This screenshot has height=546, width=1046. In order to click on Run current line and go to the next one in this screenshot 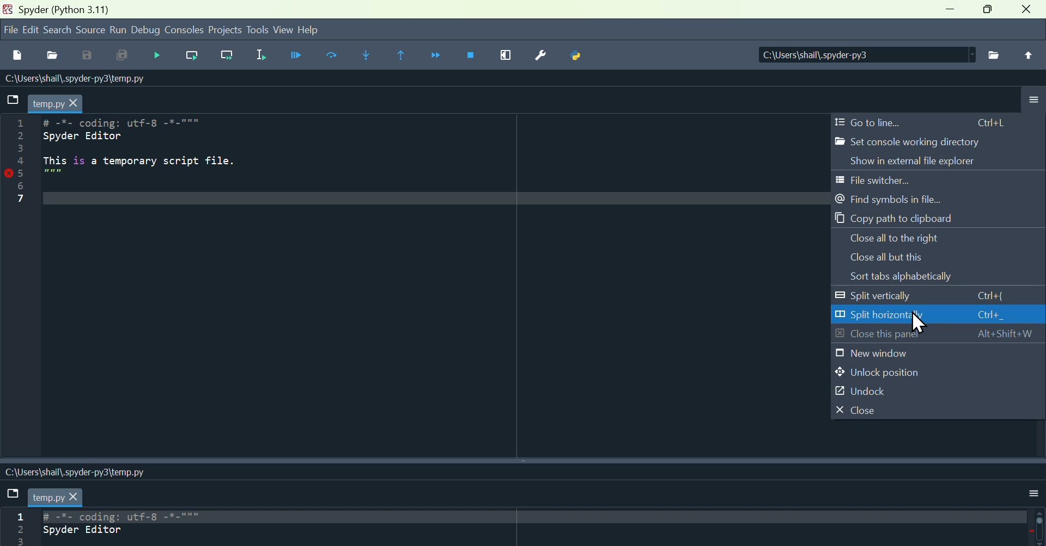, I will do `click(226, 57)`.